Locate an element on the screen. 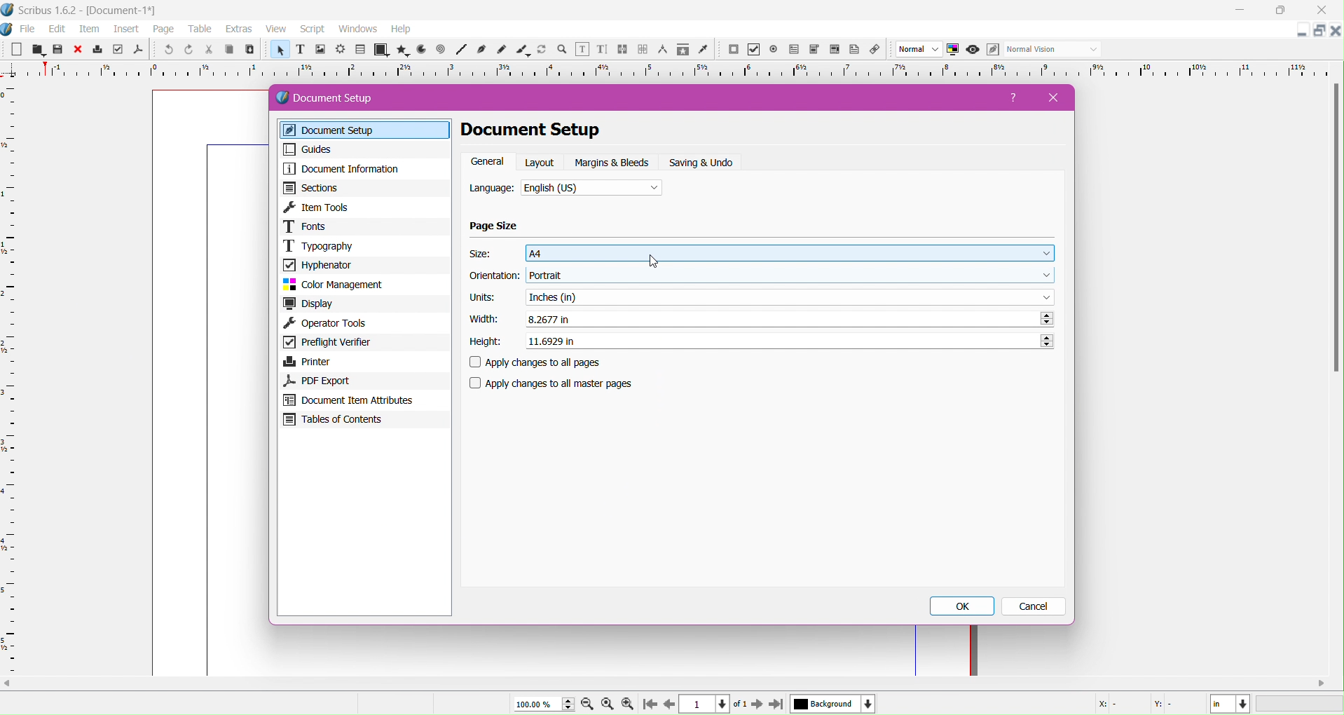 This screenshot has height=715, width=1344. print is located at coordinates (98, 50).